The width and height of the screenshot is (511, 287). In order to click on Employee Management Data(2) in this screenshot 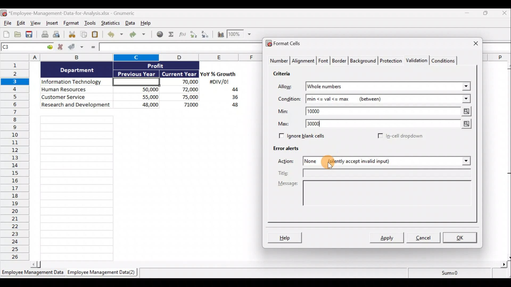, I will do `click(100, 273)`.